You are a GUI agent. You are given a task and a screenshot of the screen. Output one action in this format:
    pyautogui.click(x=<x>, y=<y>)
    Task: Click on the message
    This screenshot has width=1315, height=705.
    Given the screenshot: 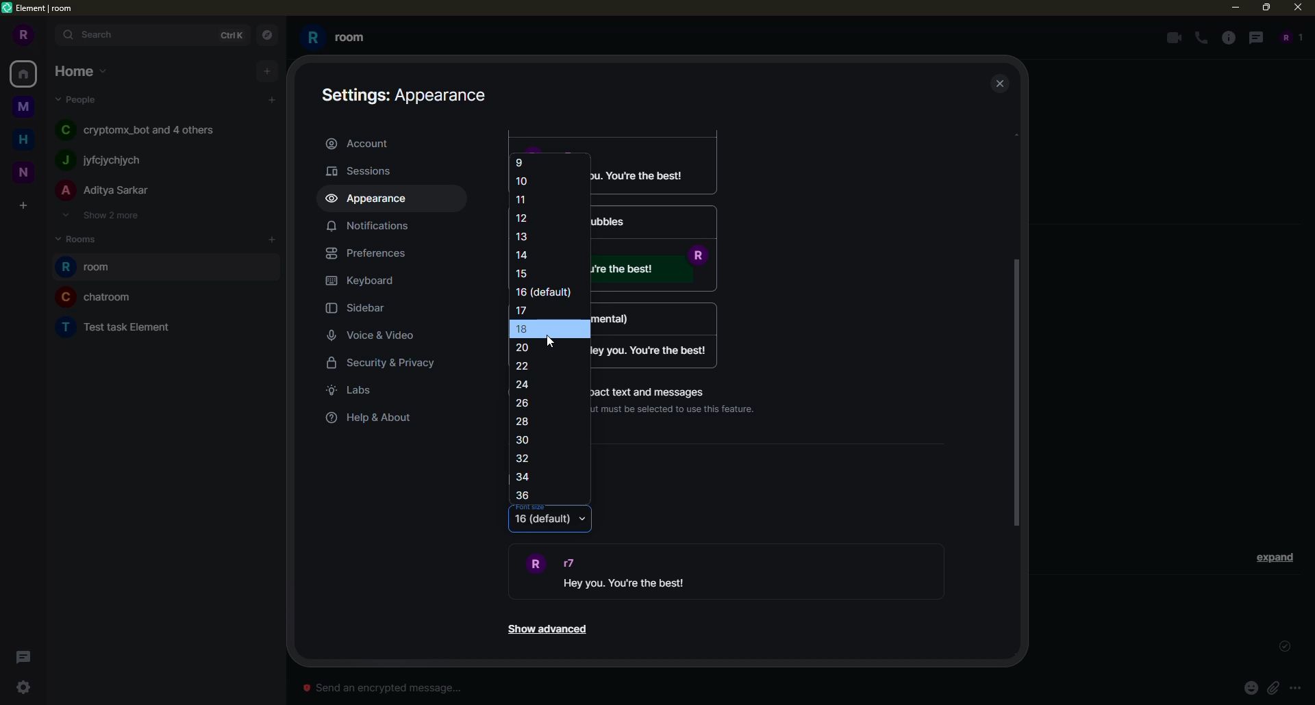 What is the action you would take?
    pyautogui.click(x=653, y=350)
    